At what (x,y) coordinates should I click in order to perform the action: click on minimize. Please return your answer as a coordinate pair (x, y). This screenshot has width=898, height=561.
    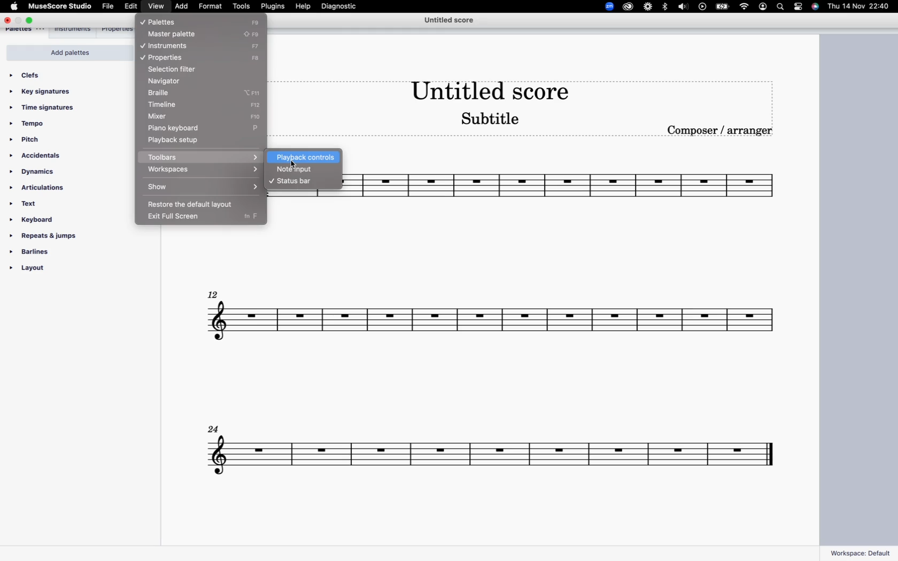
    Looking at the image, I should click on (19, 20).